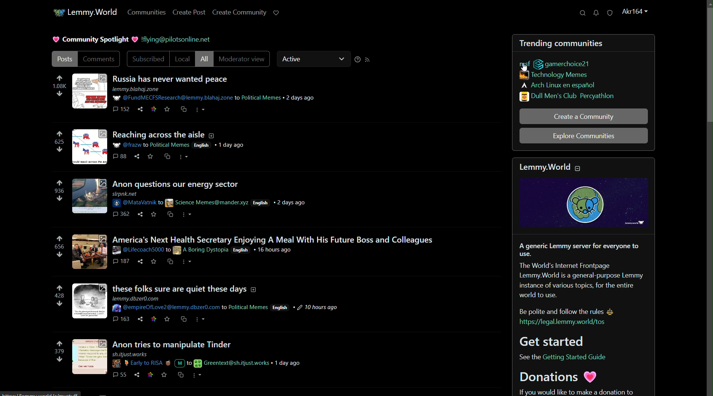  What do you see at coordinates (272, 238) in the screenshot?
I see `post-4` at bounding box center [272, 238].